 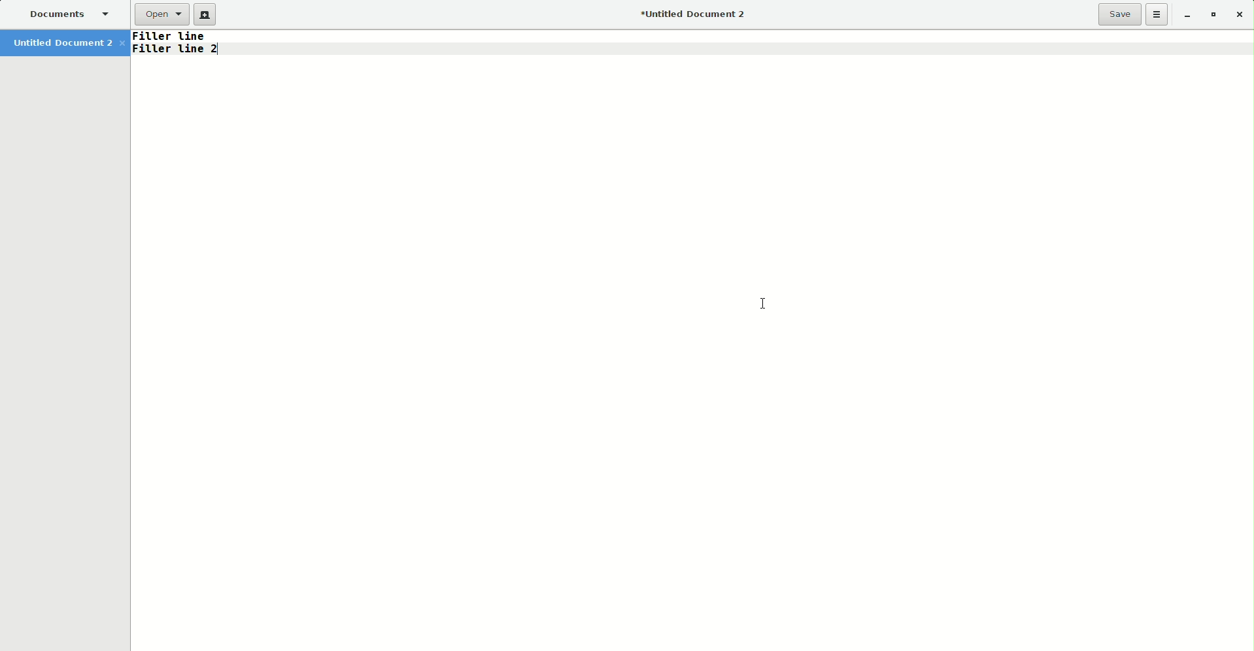 I want to click on Documents, so click(x=65, y=16).